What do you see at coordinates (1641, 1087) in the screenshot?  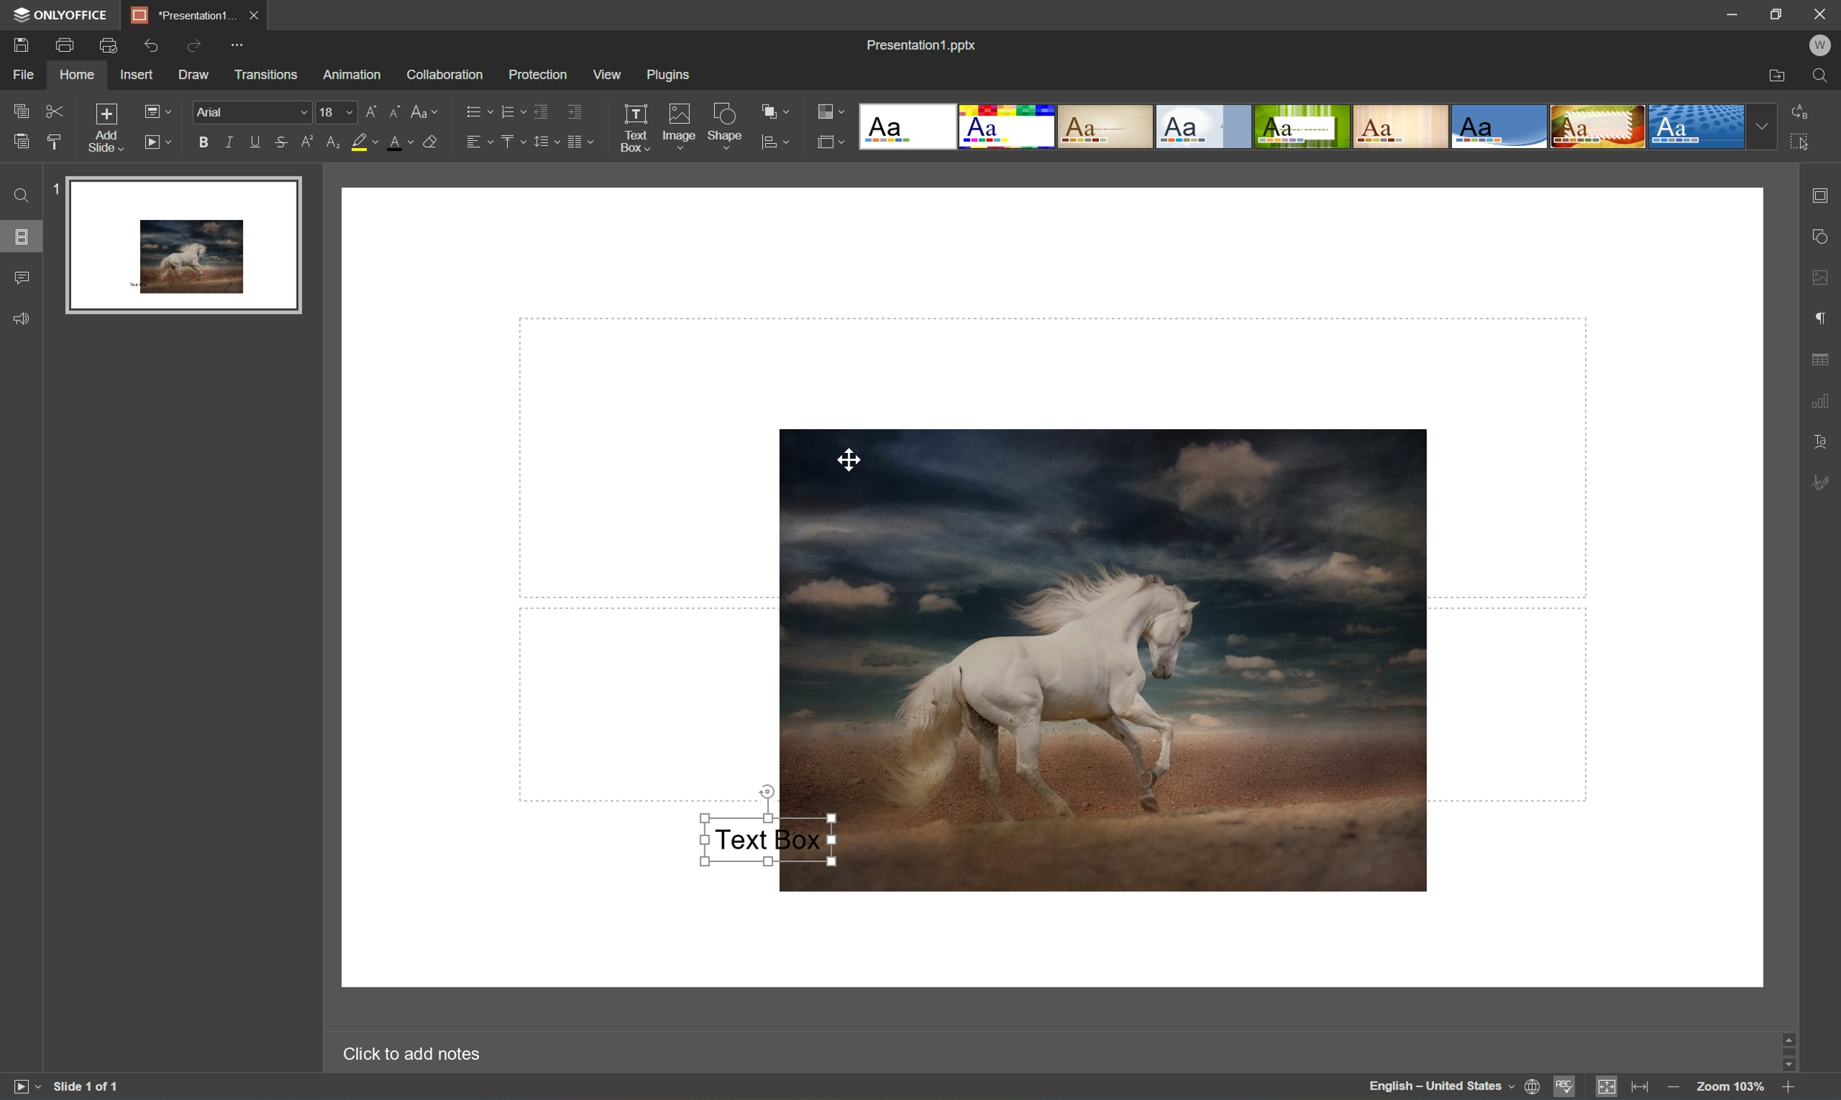 I see `Fit to width` at bounding box center [1641, 1087].